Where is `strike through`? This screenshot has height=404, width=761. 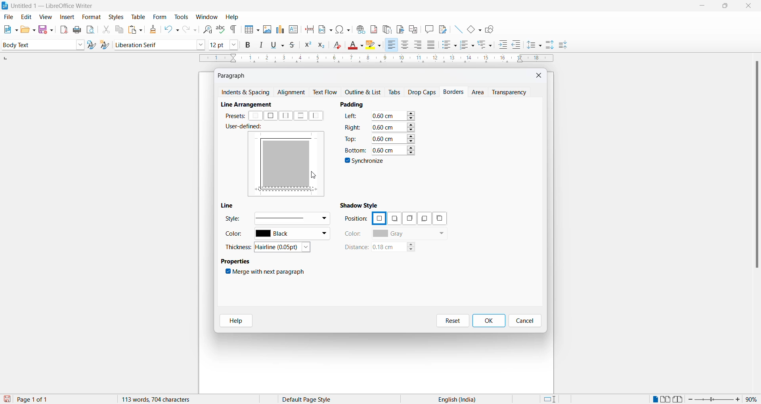 strike through is located at coordinates (294, 45).